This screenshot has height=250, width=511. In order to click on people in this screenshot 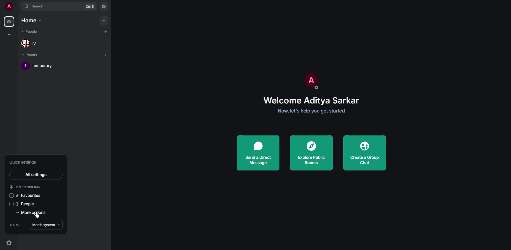, I will do `click(33, 31)`.